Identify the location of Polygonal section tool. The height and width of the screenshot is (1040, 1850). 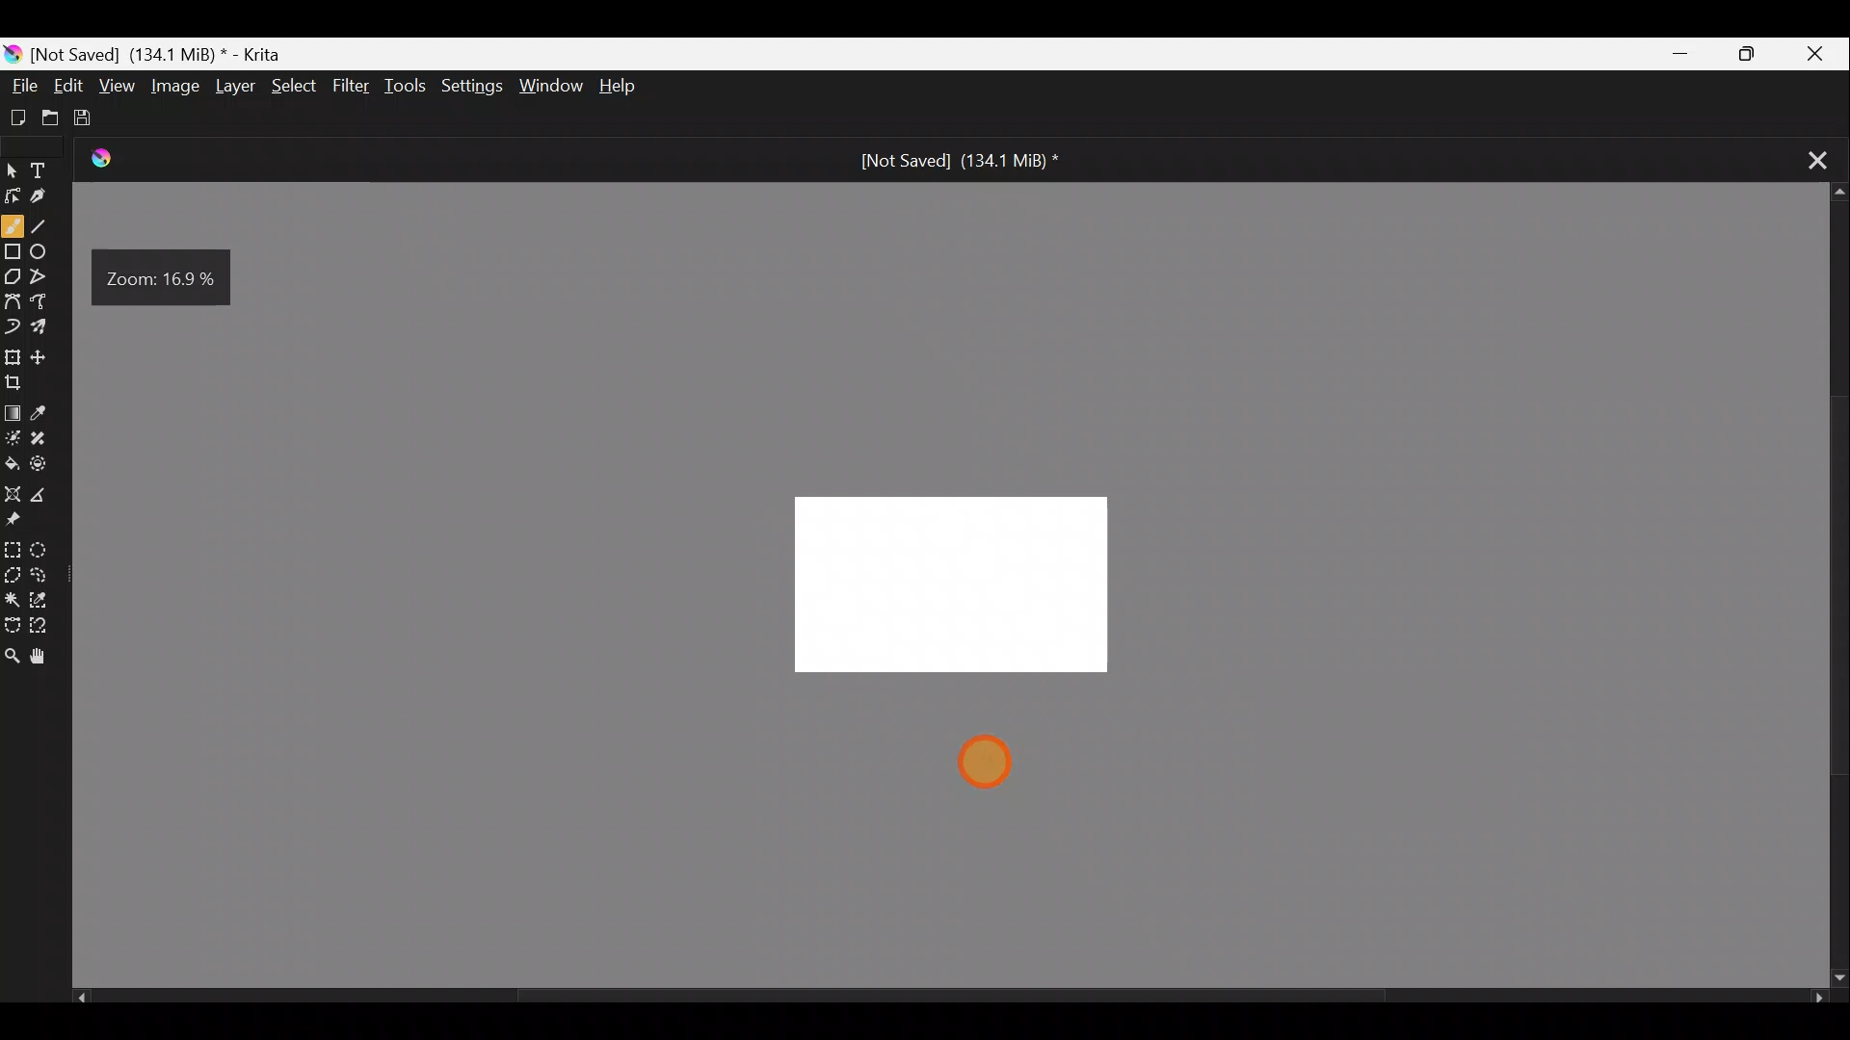
(13, 577).